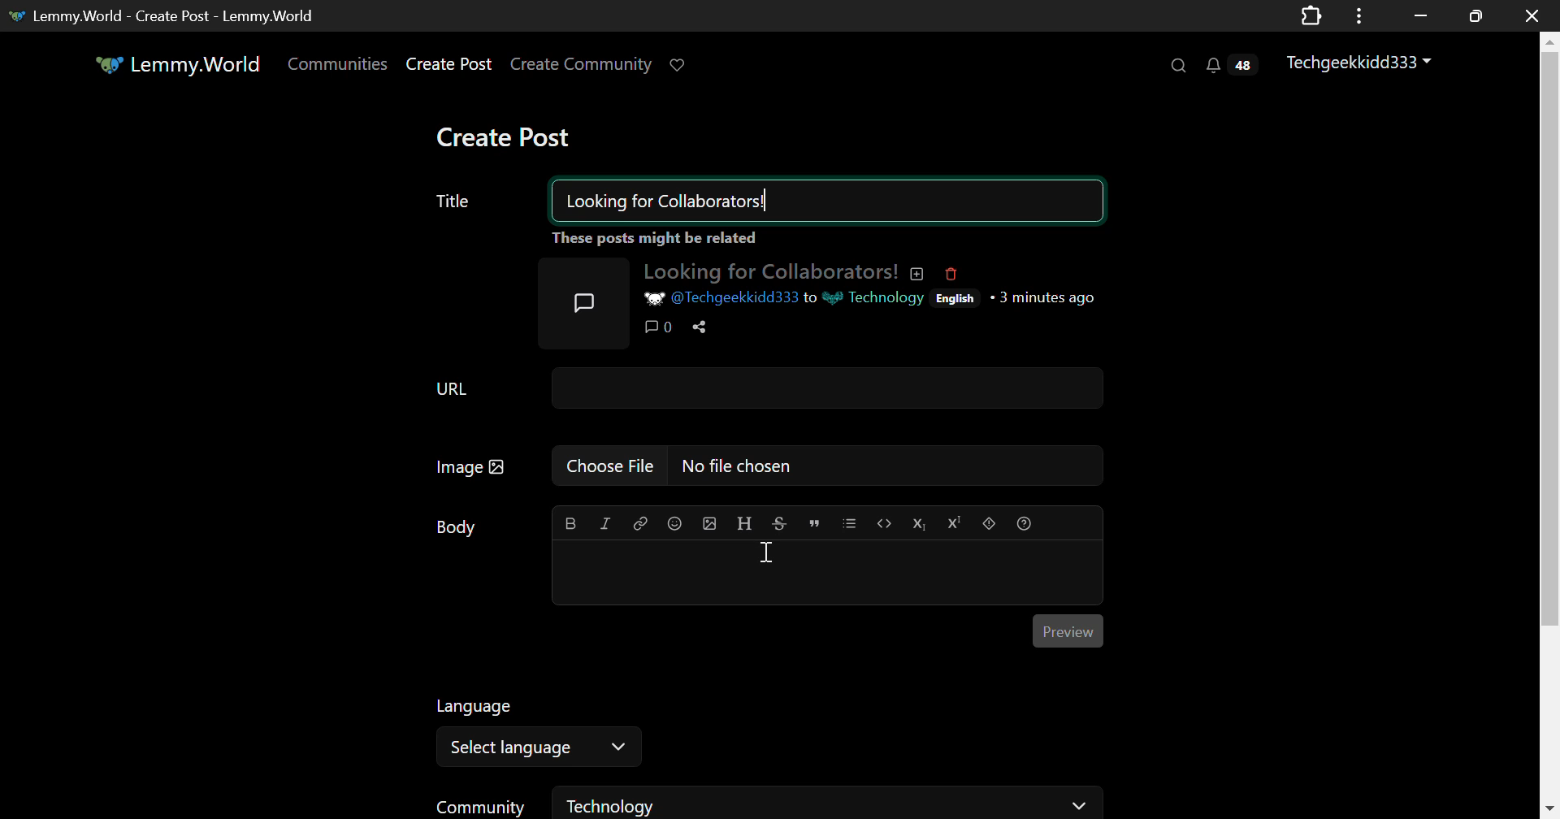  I want to click on Search, so click(1181, 67).